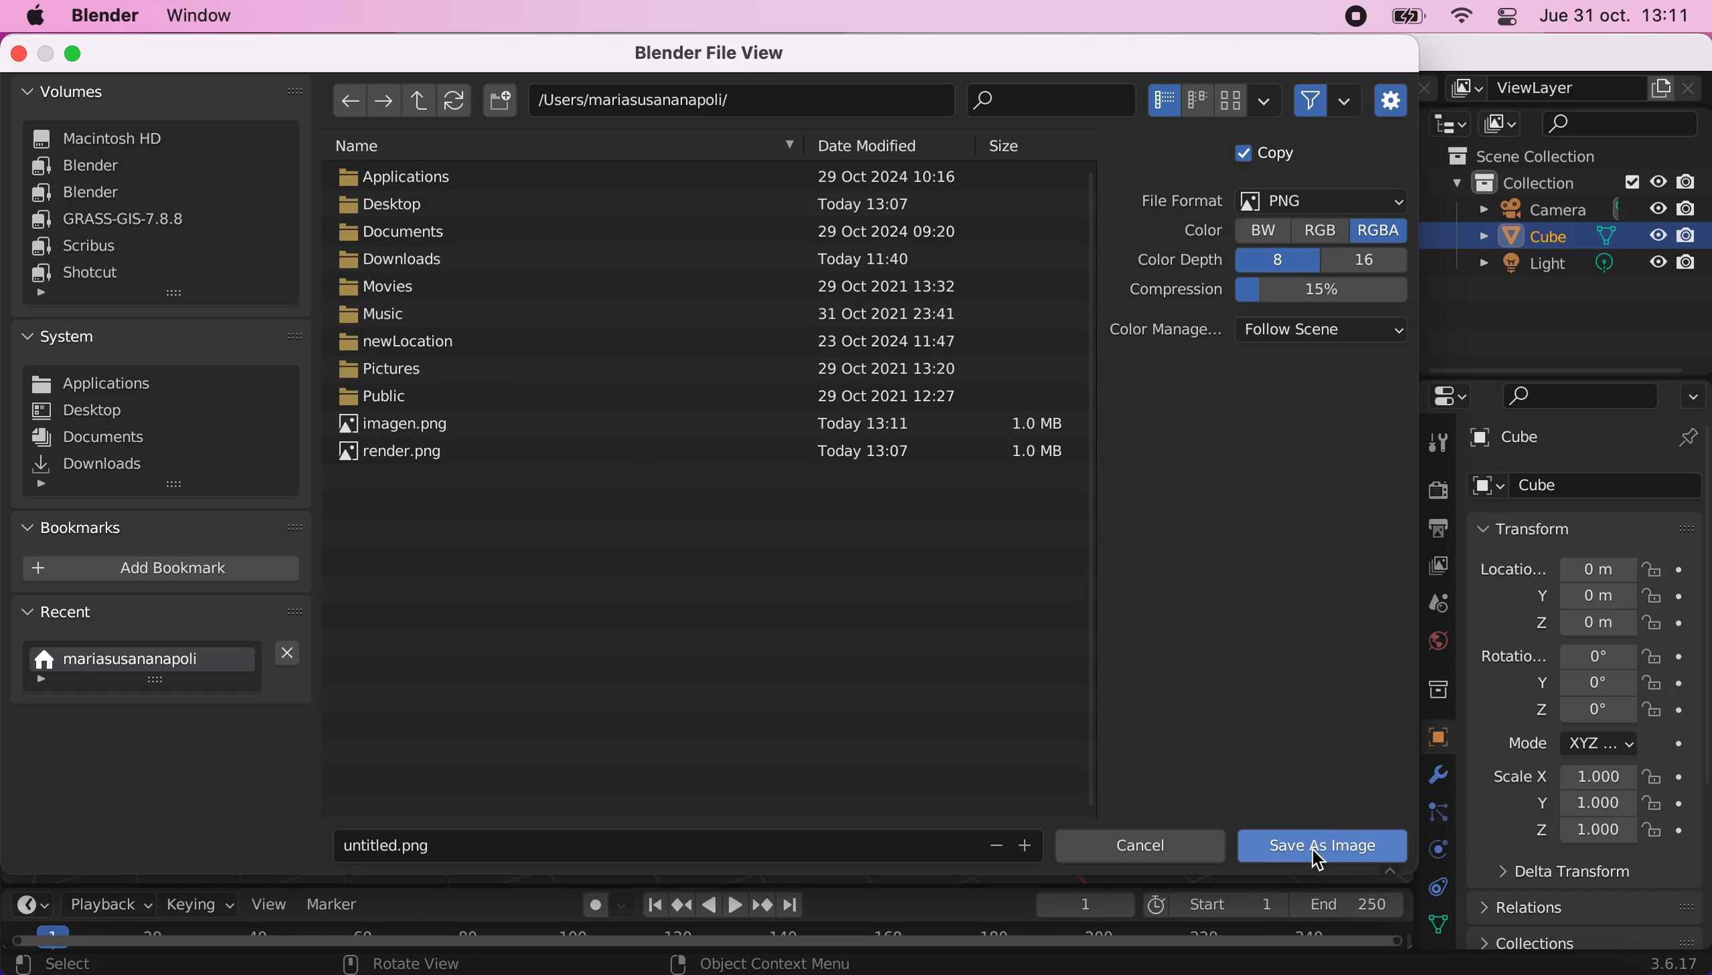 The height and width of the screenshot is (975, 1712). I want to click on lock, so click(1664, 626).